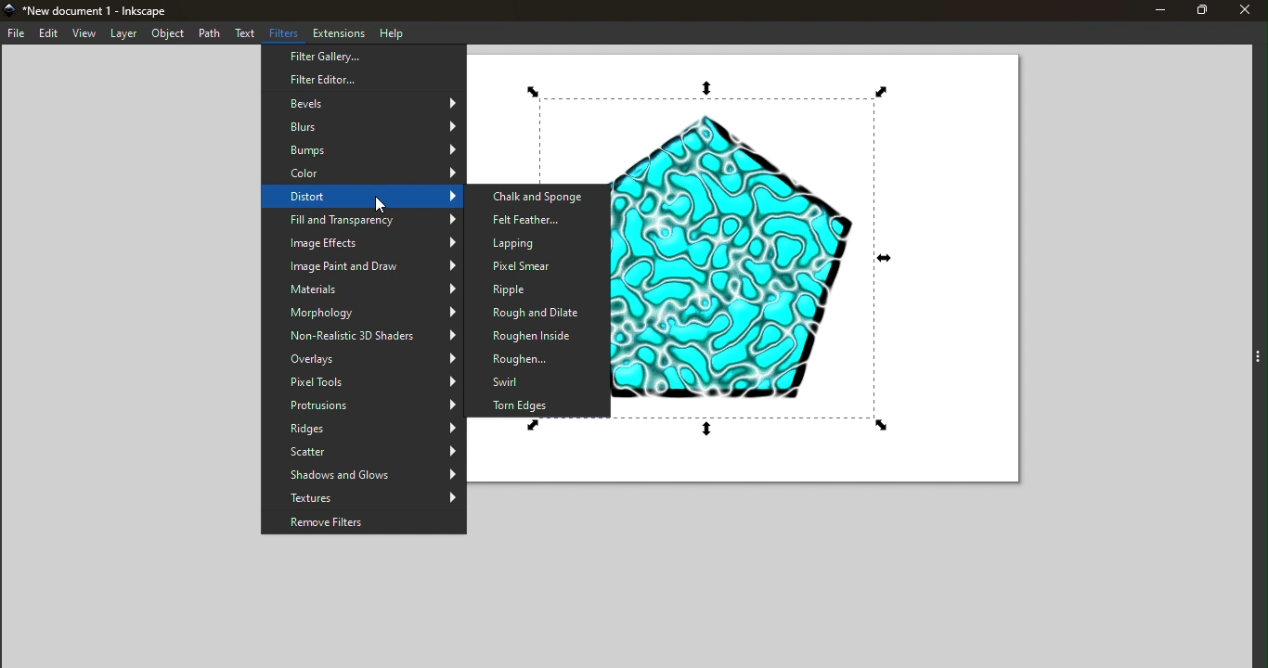 The image size is (1268, 668). What do you see at coordinates (362, 336) in the screenshot?
I see `Non-Realistic 3D Shaders` at bounding box center [362, 336].